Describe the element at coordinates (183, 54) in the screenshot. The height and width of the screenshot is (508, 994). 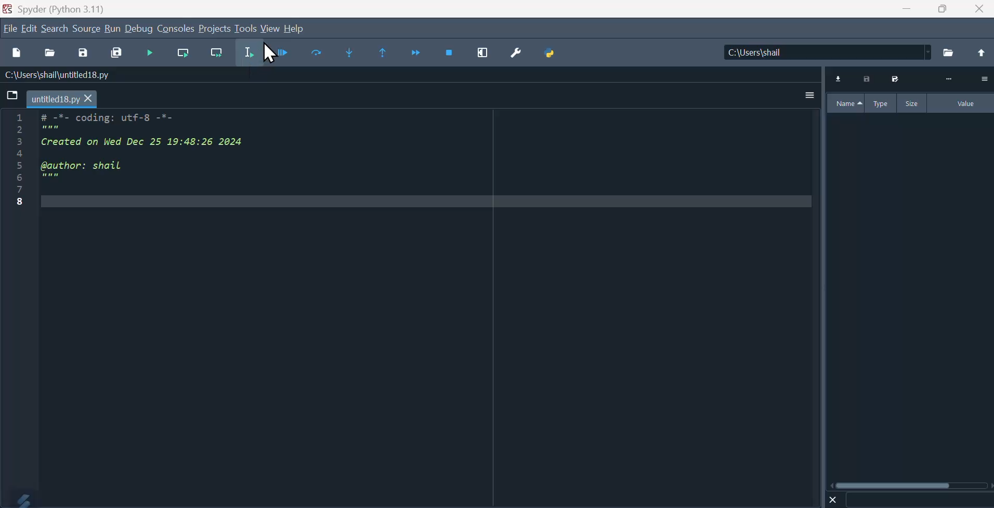
I see `Run current cell` at that location.